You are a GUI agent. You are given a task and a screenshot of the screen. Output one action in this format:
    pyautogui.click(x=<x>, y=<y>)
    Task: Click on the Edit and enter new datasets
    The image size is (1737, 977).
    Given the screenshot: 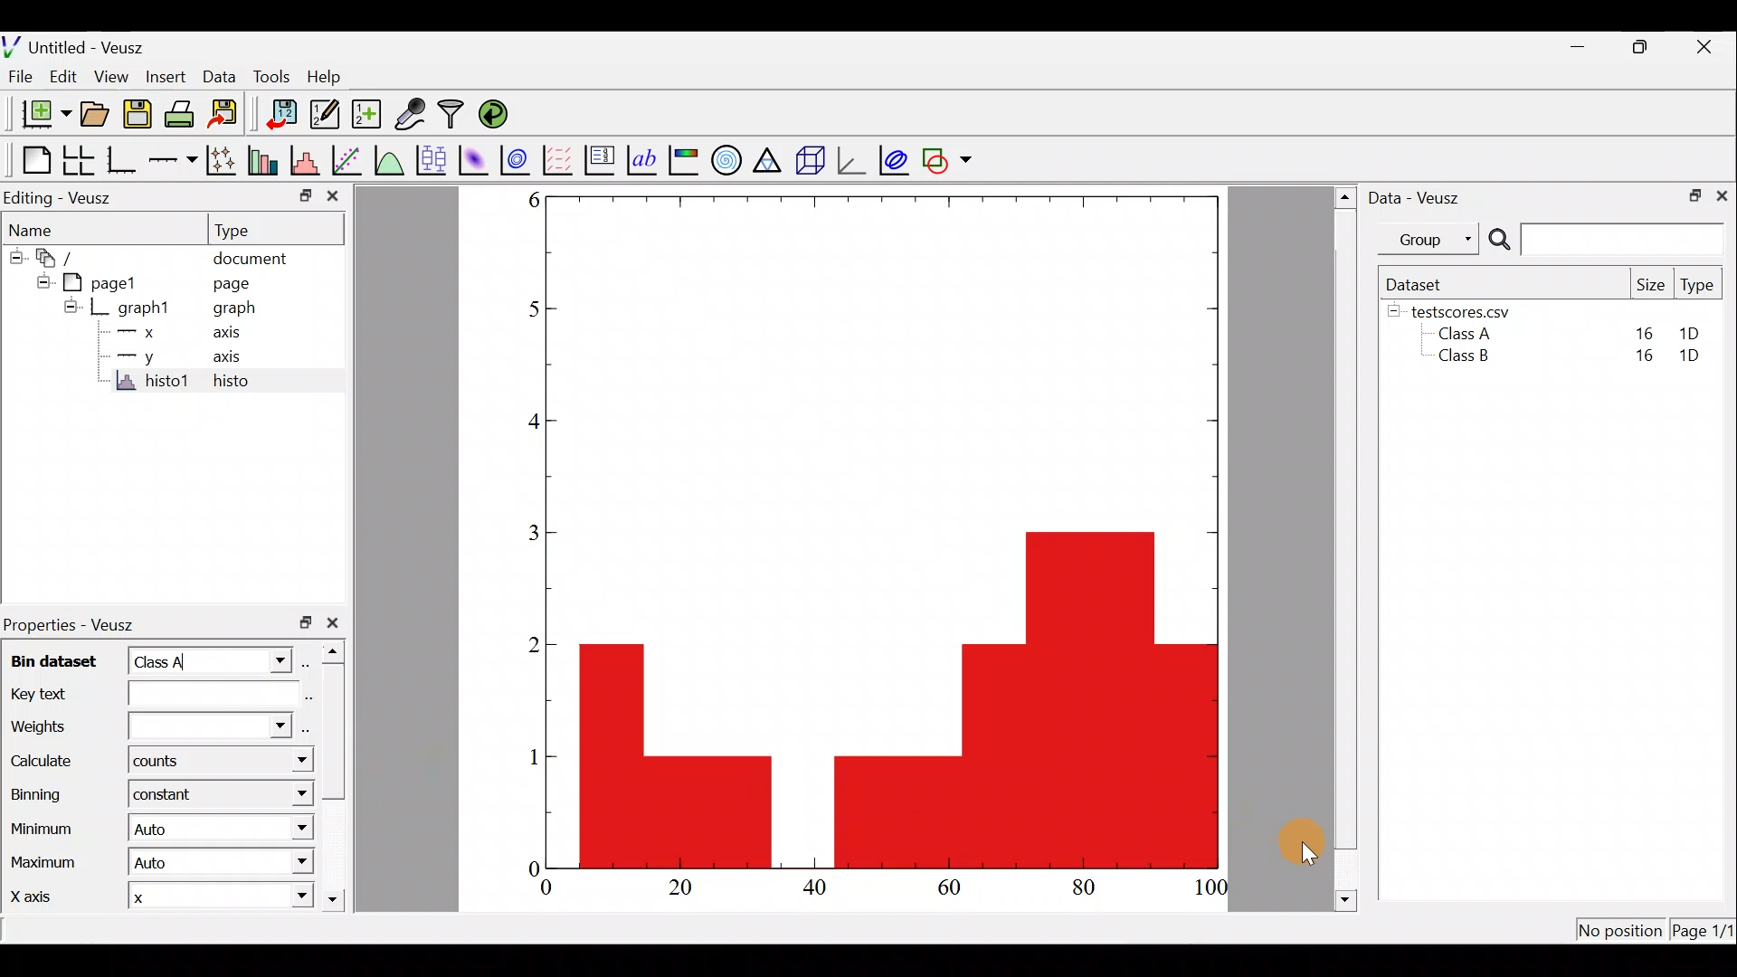 What is the action you would take?
    pyautogui.click(x=321, y=115)
    